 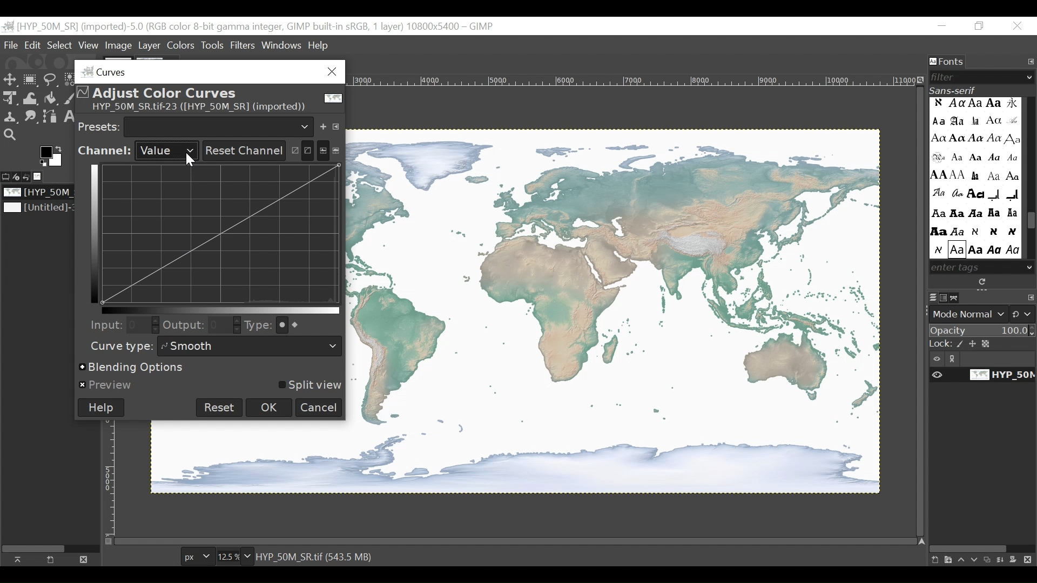 What do you see at coordinates (50, 99) in the screenshot?
I see `Fill` at bounding box center [50, 99].